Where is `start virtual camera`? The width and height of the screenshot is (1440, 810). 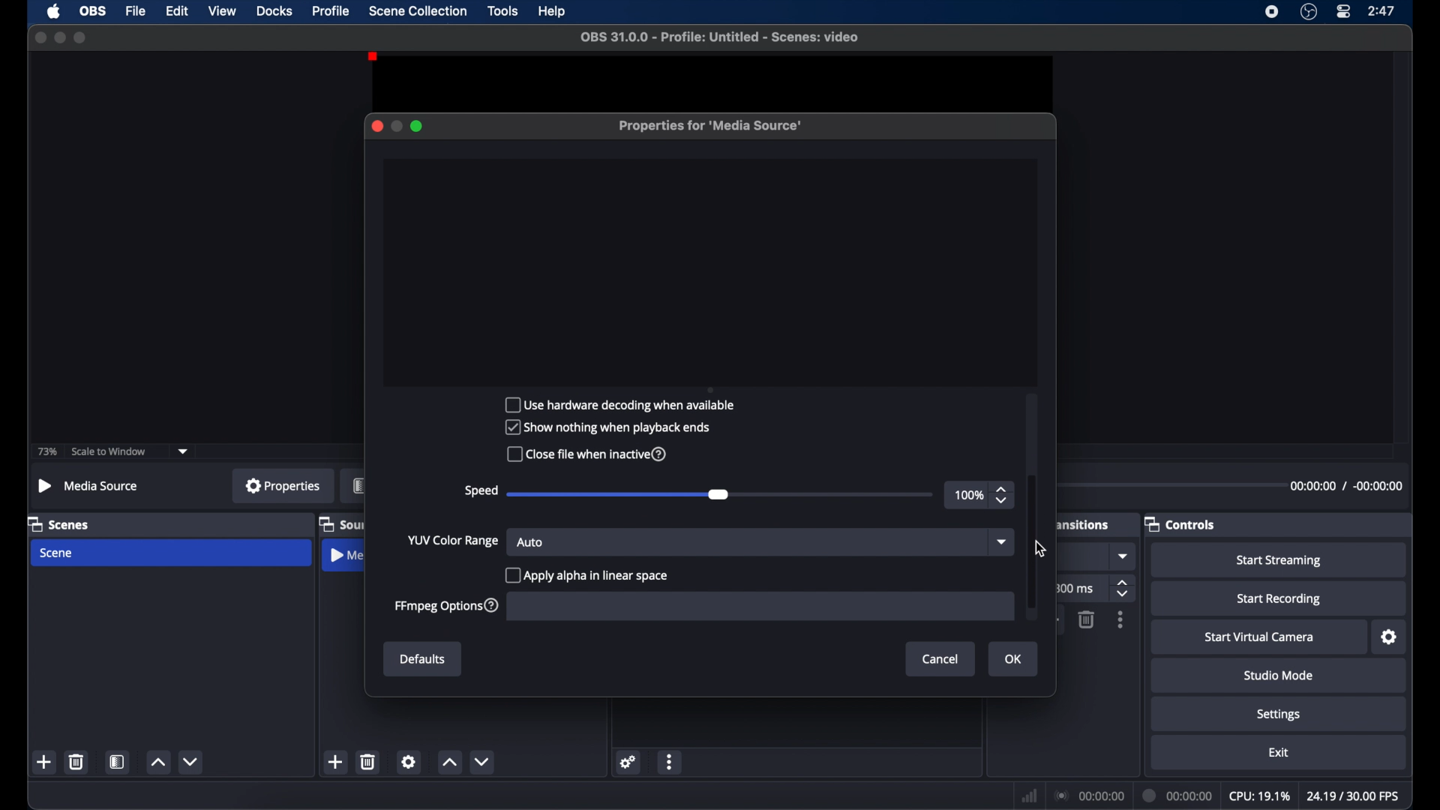
start virtual camera is located at coordinates (1260, 637).